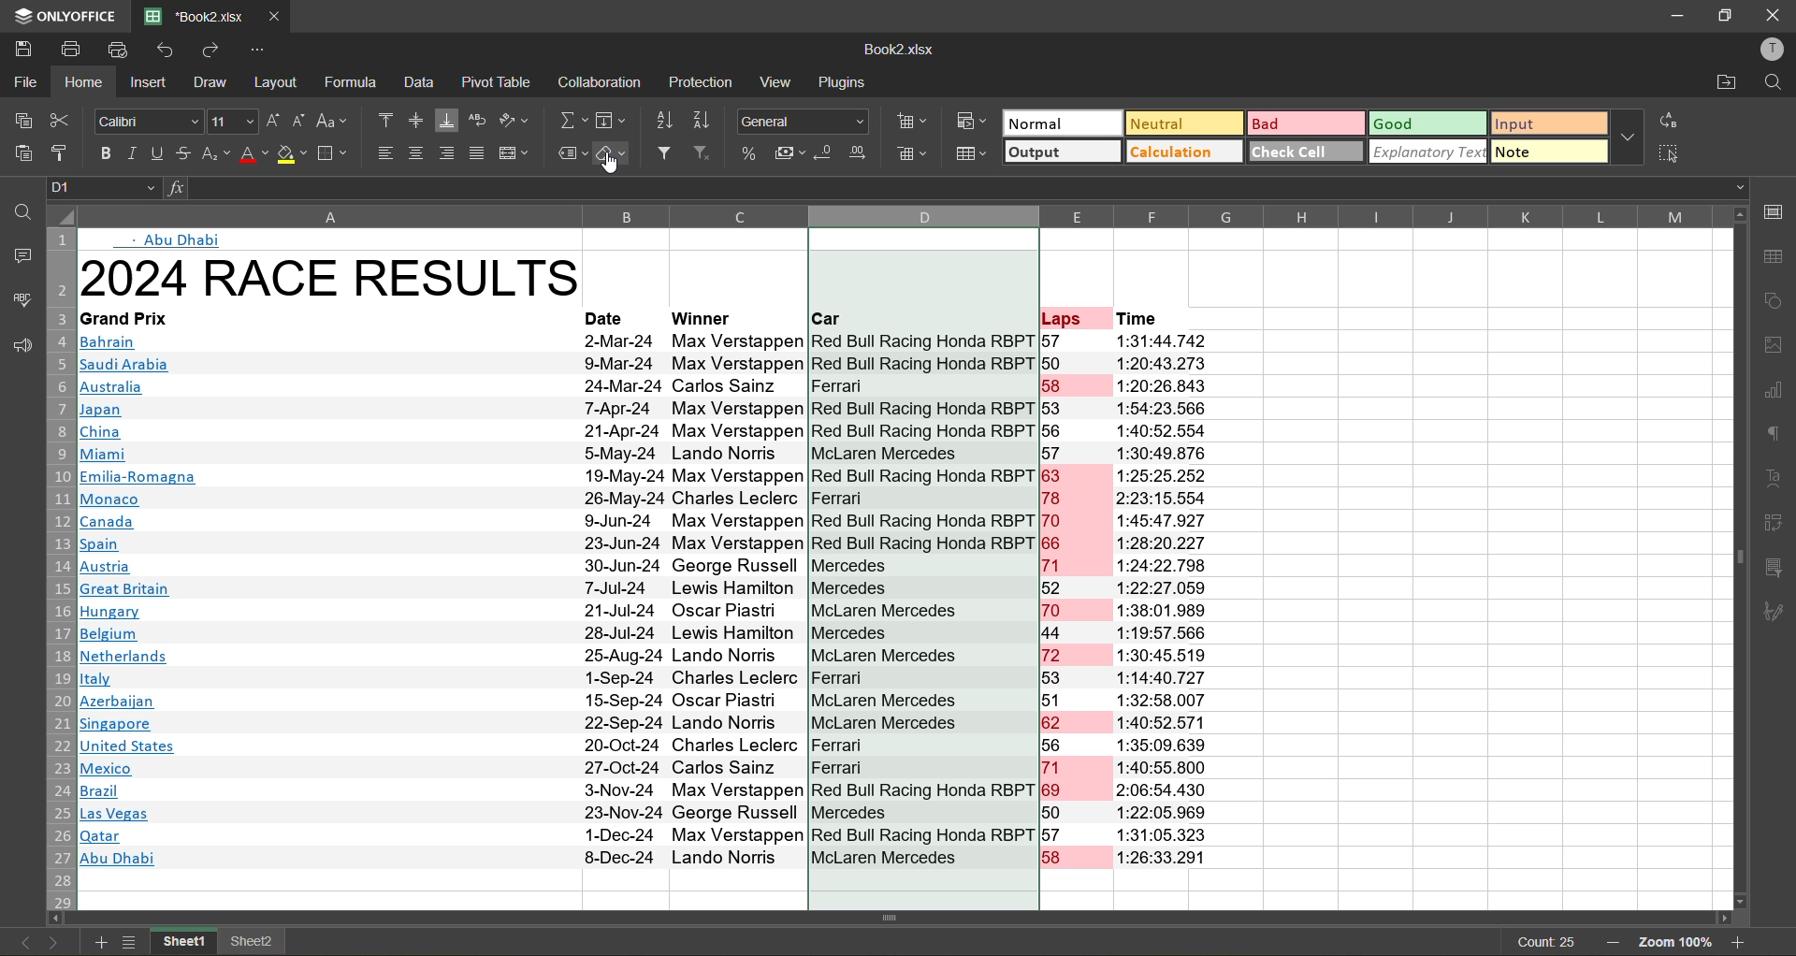 The width and height of the screenshot is (1796, 956). What do you see at coordinates (1774, 50) in the screenshot?
I see `profile` at bounding box center [1774, 50].